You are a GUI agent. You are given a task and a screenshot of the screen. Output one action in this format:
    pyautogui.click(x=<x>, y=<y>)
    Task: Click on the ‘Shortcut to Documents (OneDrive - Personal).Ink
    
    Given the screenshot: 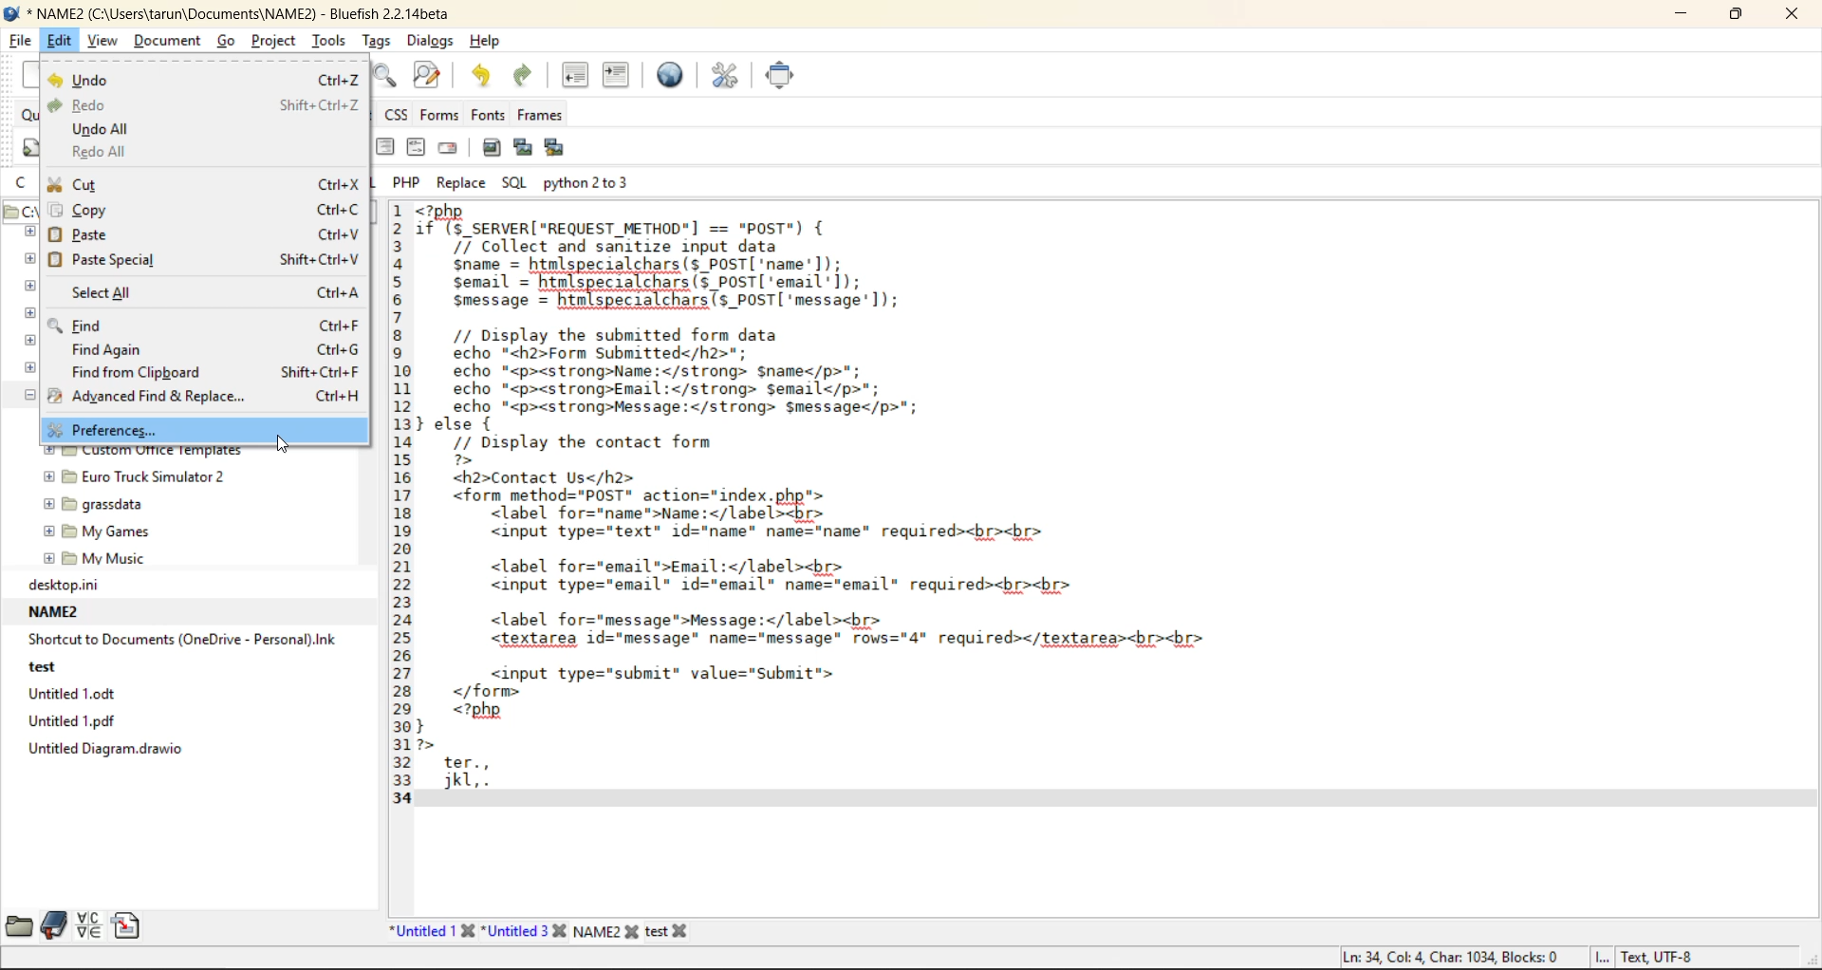 What is the action you would take?
    pyautogui.click(x=175, y=638)
    